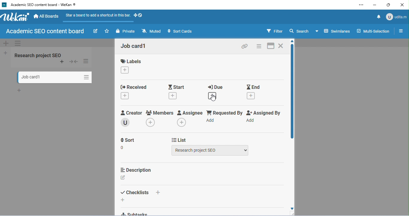 The height and width of the screenshot is (216, 409). I want to click on received, so click(135, 87).